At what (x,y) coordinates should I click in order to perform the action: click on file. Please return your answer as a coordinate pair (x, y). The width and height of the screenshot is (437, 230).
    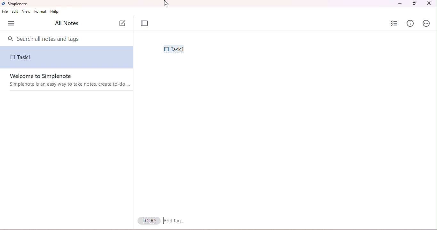
    Looking at the image, I should click on (5, 12).